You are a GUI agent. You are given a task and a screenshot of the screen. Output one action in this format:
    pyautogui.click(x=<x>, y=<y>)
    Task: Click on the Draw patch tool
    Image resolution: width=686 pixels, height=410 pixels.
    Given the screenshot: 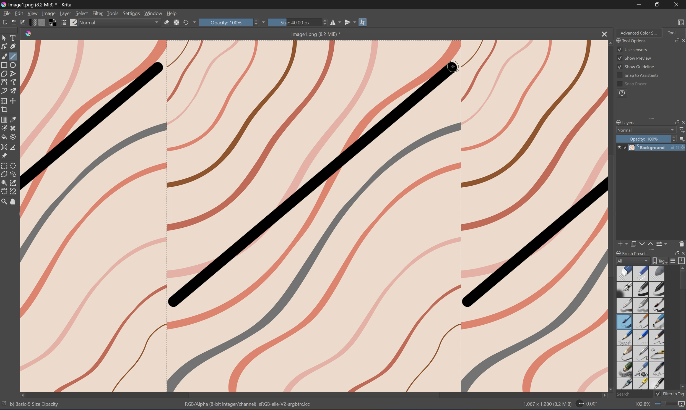 What is the action you would take?
    pyautogui.click(x=12, y=128)
    